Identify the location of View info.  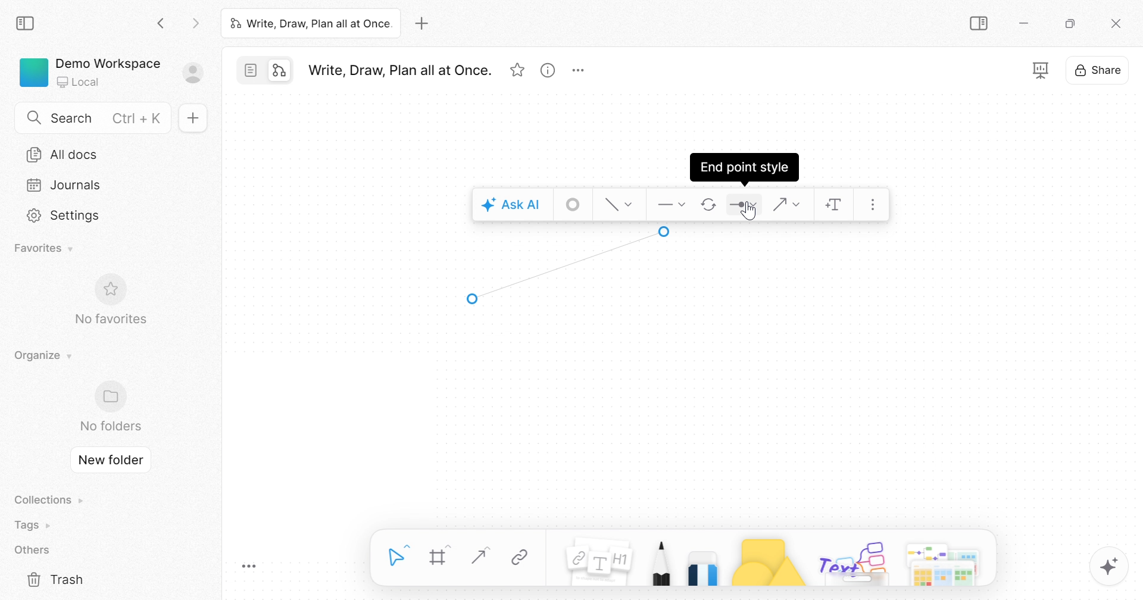
(547, 73).